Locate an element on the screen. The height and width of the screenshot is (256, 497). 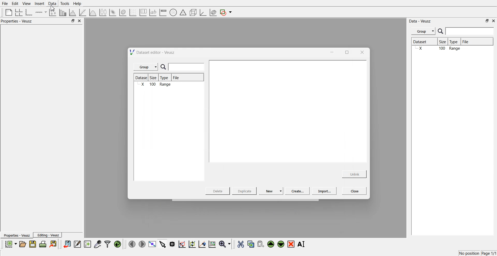
save is located at coordinates (33, 244).